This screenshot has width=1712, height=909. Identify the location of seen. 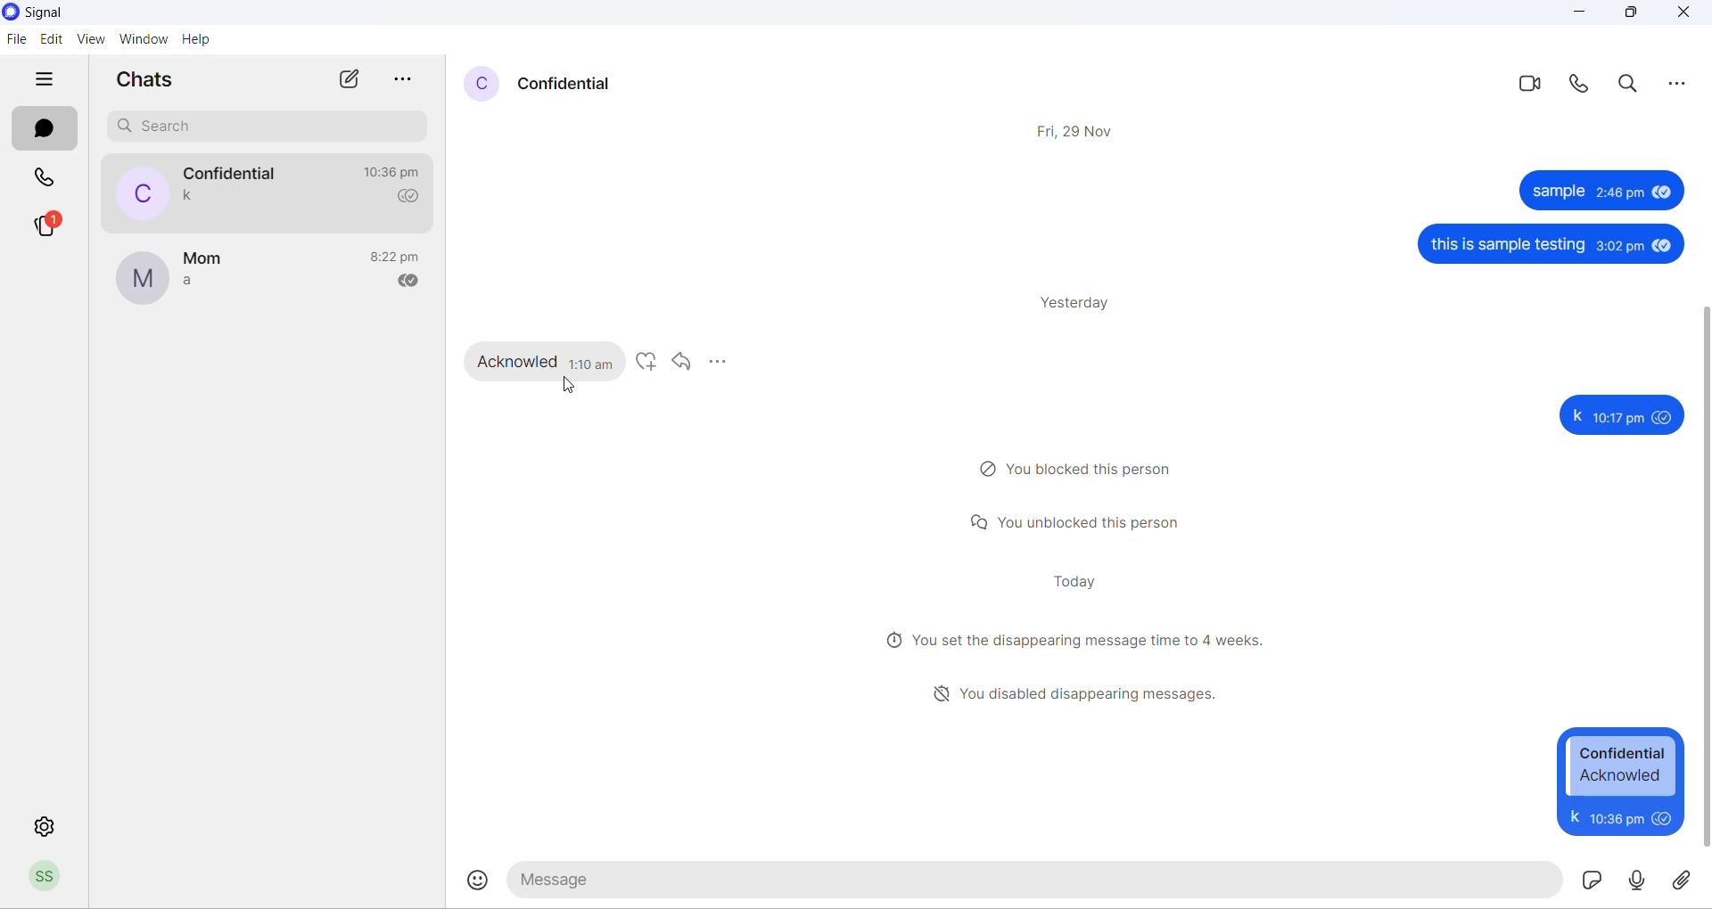
(1667, 819).